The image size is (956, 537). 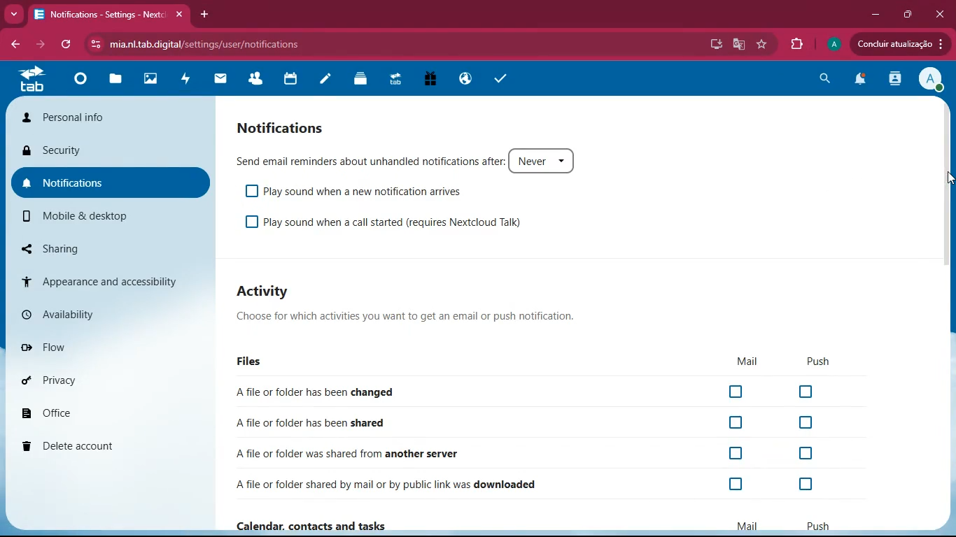 What do you see at coordinates (14, 46) in the screenshot?
I see `bacj` at bounding box center [14, 46].